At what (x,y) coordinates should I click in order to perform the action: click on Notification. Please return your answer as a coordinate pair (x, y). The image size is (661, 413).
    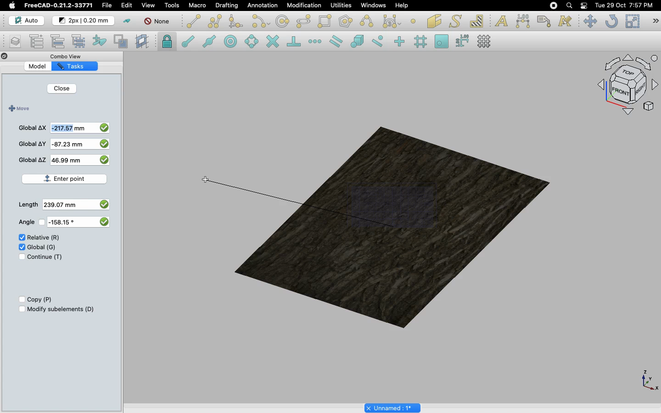
    Looking at the image, I should click on (585, 5).